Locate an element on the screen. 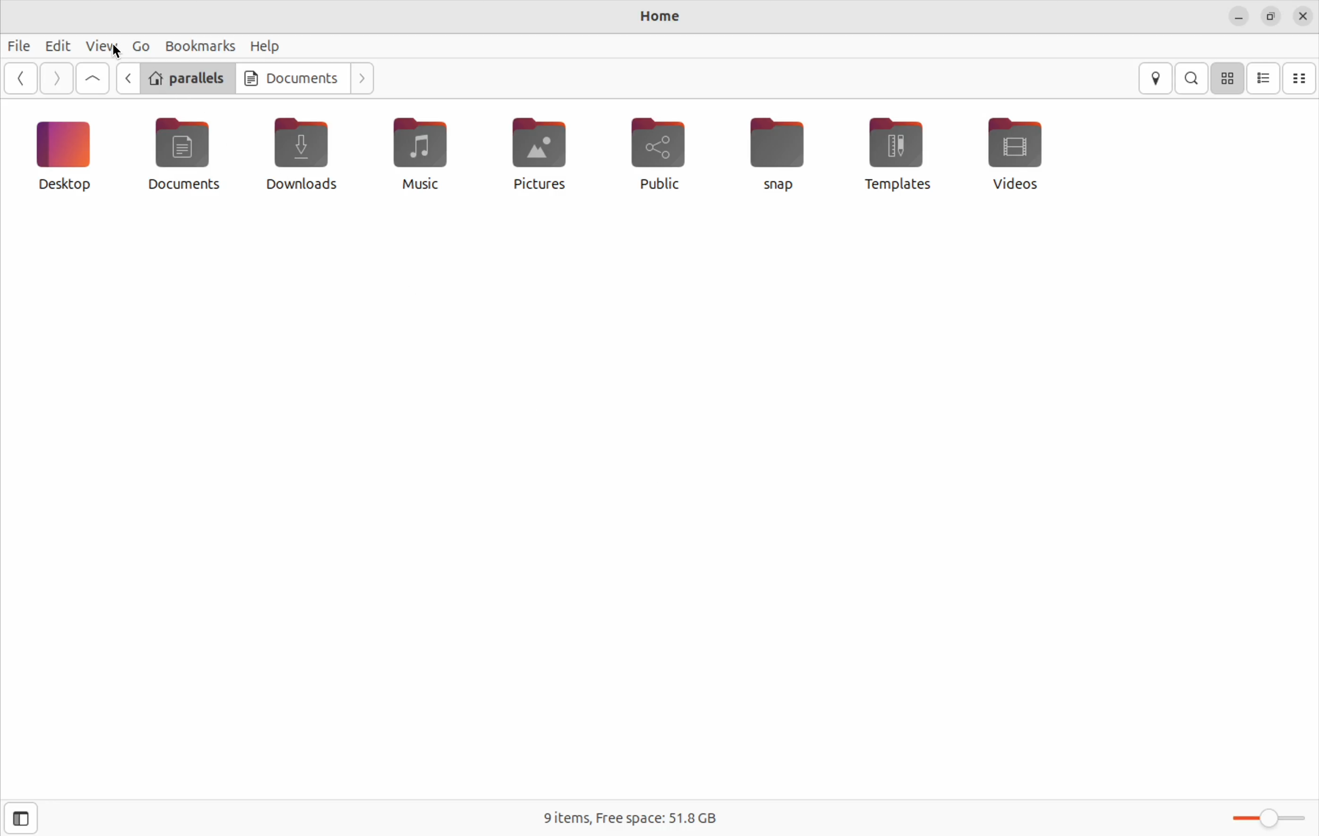 The height and width of the screenshot is (836, 1319). icon view is located at coordinates (1227, 78).